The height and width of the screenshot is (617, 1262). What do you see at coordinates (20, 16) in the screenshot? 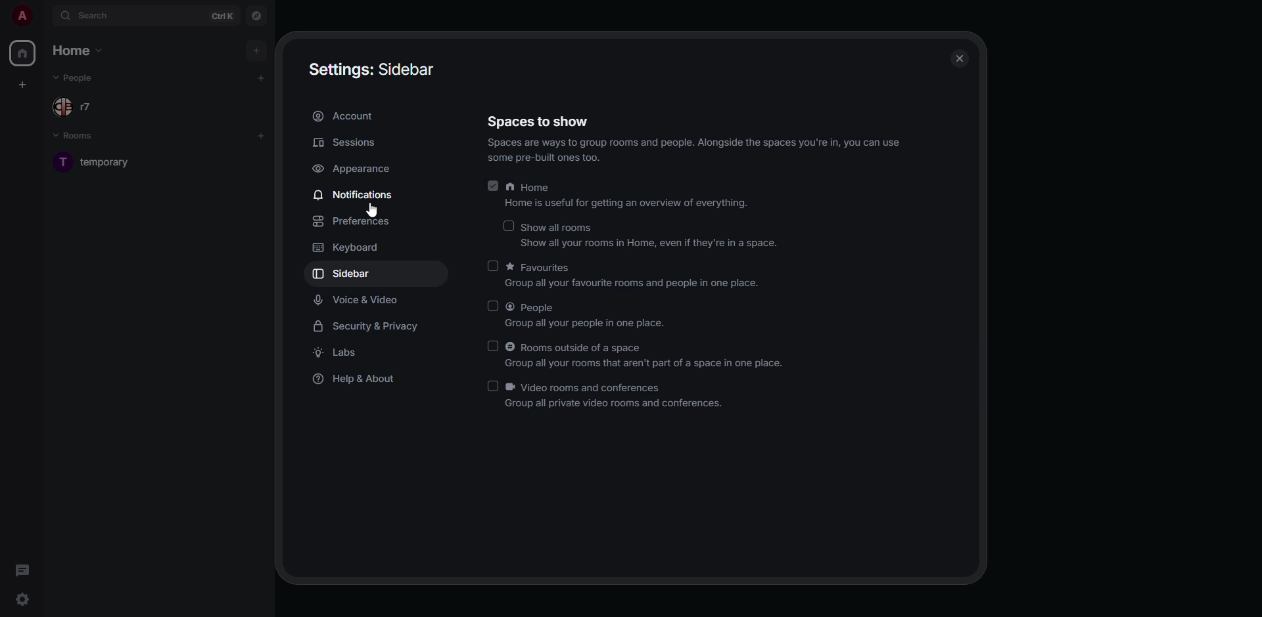
I see `profile` at bounding box center [20, 16].